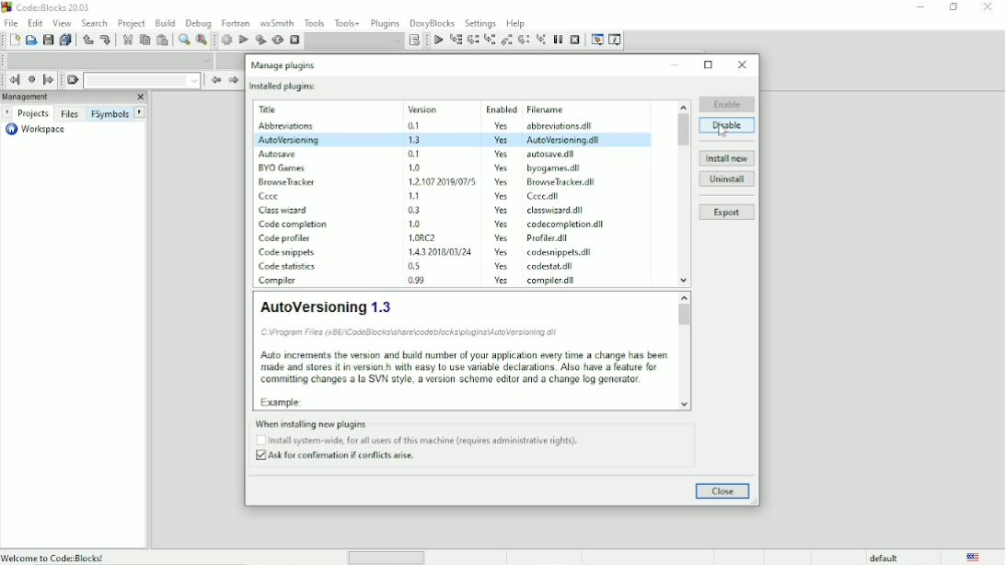 This screenshot has width=1005, height=565. Describe the element at coordinates (437, 40) in the screenshot. I see `Run to cursor` at that location.